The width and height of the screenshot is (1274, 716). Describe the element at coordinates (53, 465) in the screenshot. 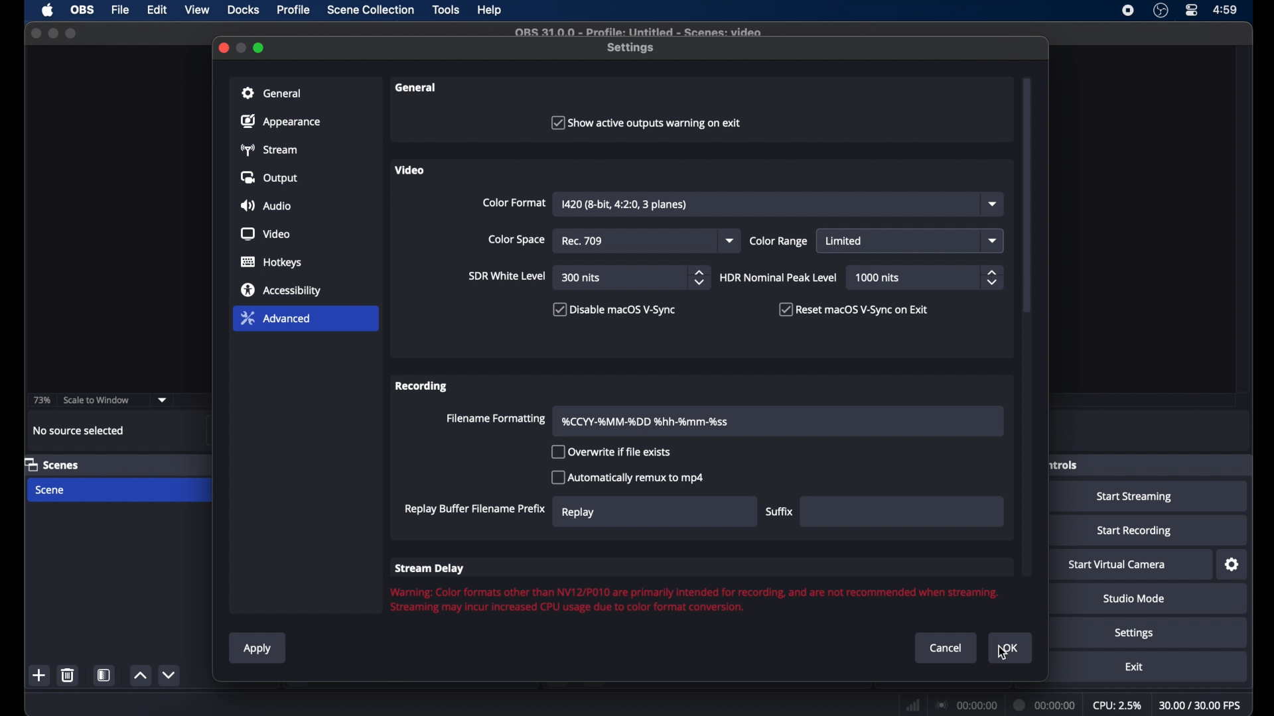

I see `scenes` at that location.